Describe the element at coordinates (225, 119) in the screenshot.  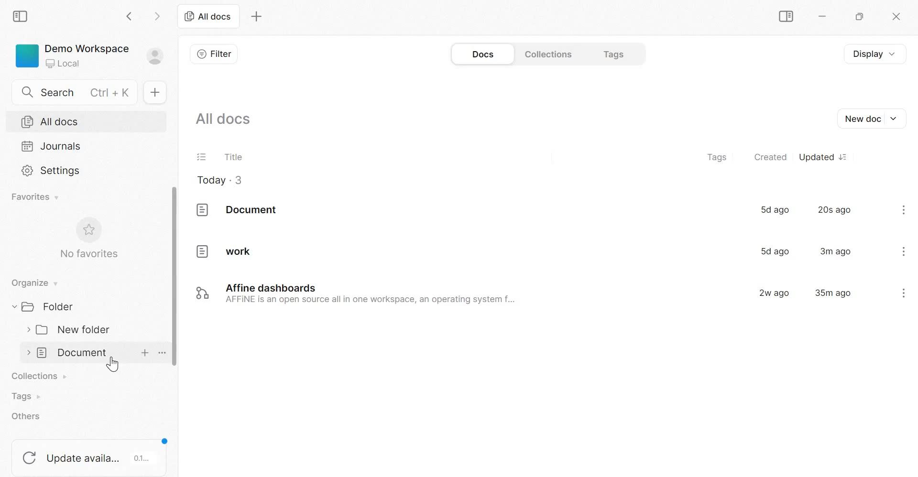
I see `All docs` at that location.